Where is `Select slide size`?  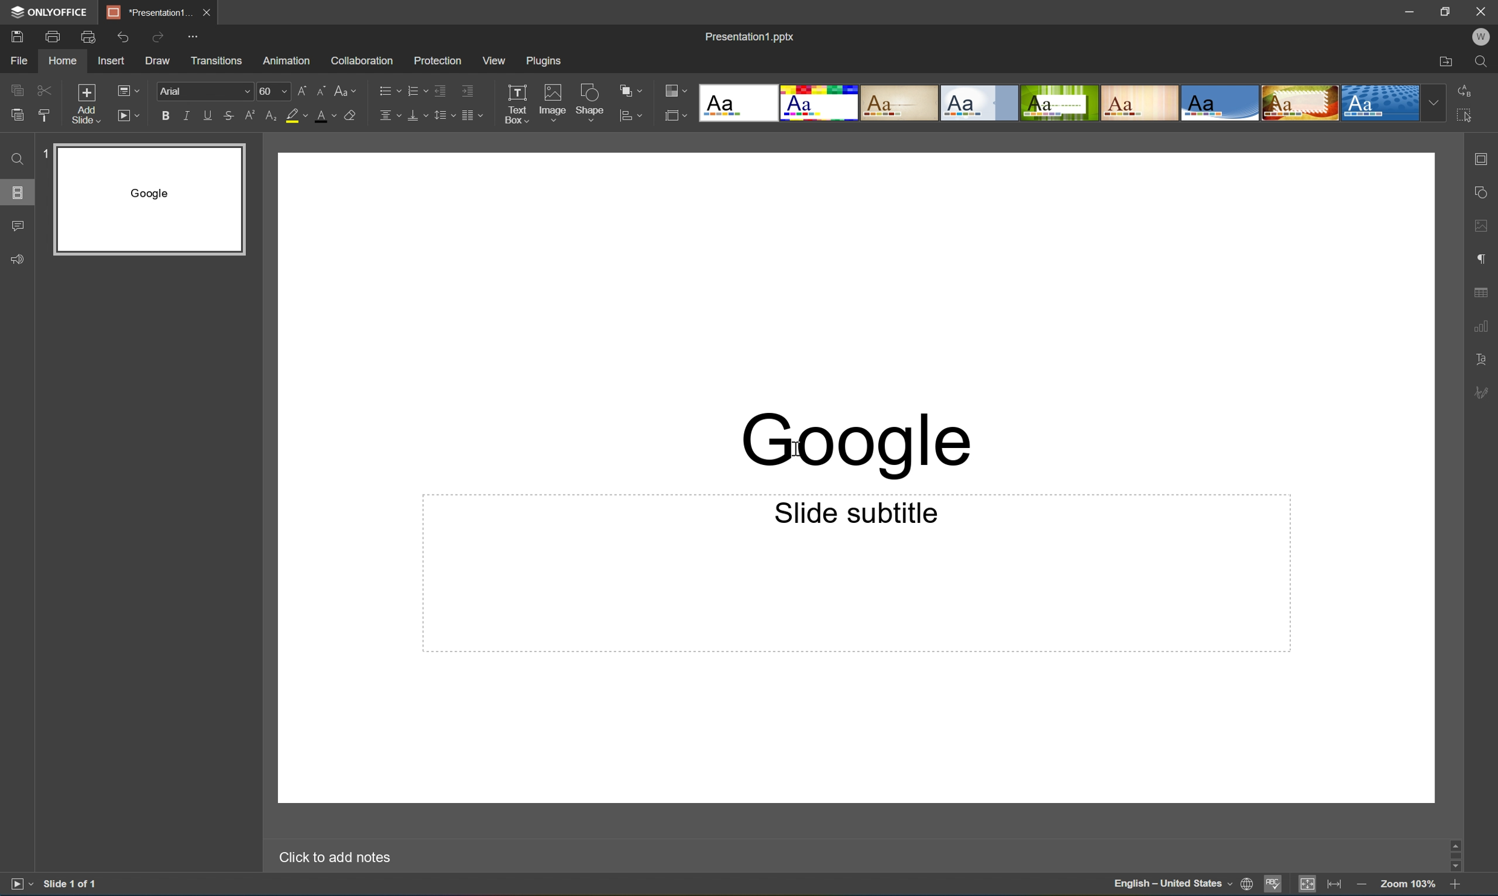
Select slide size is located at coordinates (675, 120).